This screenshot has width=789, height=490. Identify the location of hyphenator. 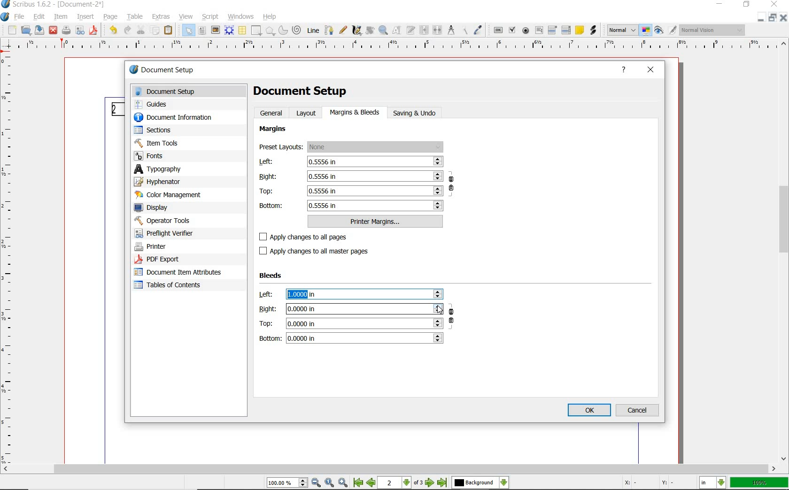
(161, 183).